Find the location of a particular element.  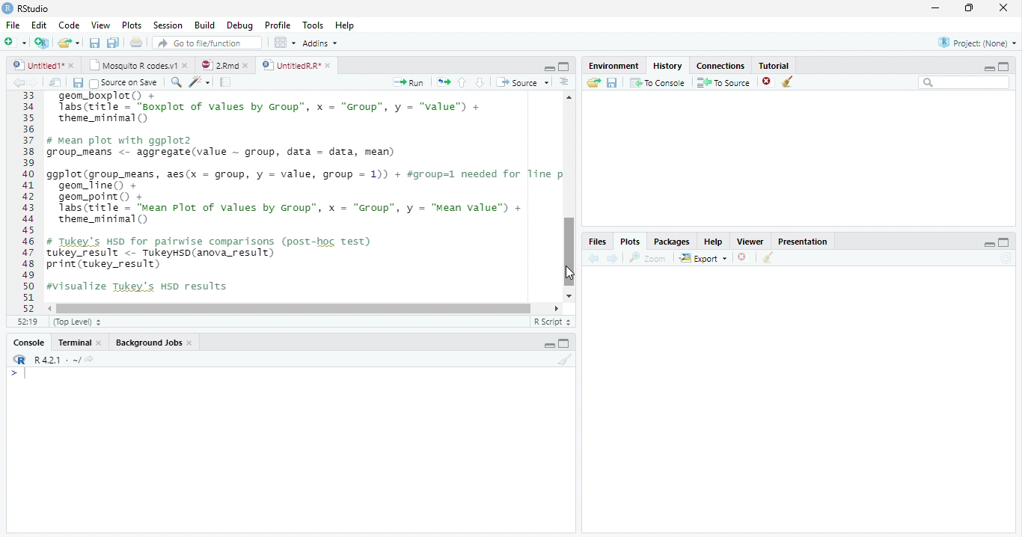

Help is located at coordinates (344, 27).